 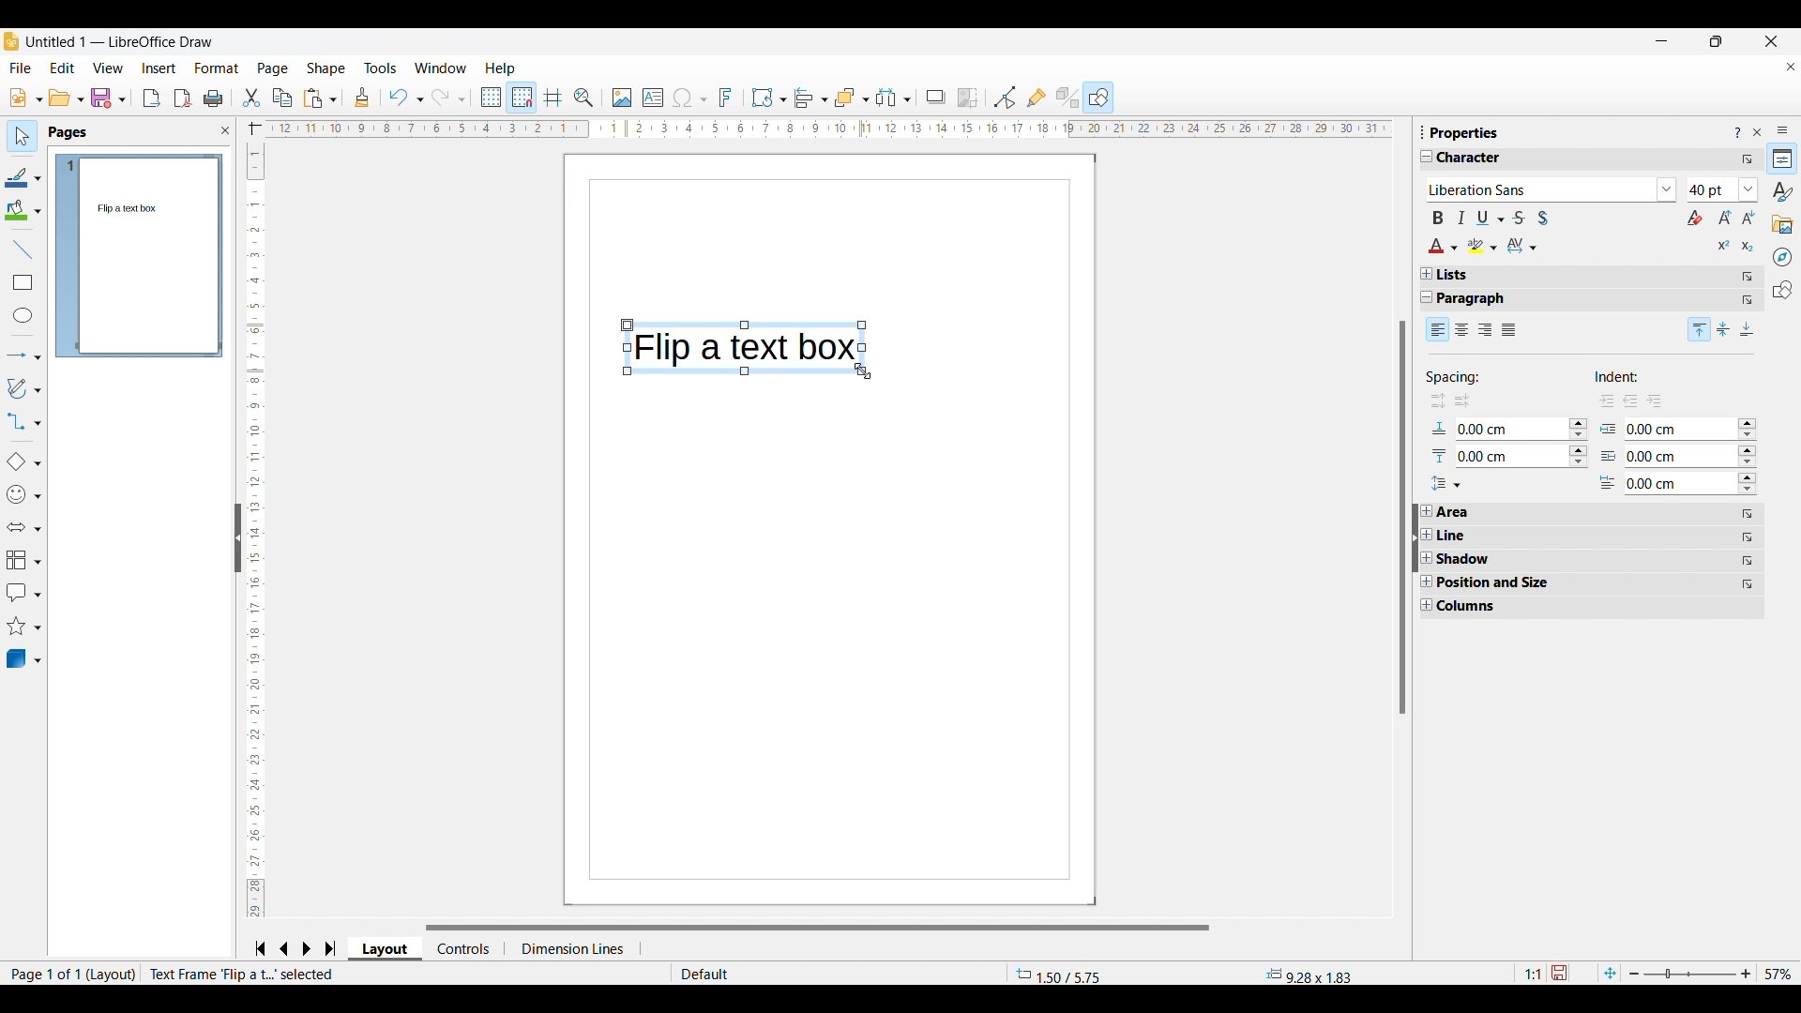 I want to click on Left alignment, so click(x=1438, y=328).